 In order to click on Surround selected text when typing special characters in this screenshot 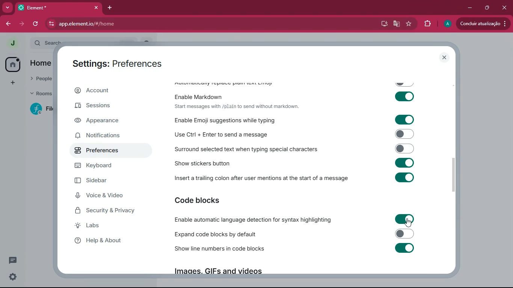, I will do `click(293, 150)`.